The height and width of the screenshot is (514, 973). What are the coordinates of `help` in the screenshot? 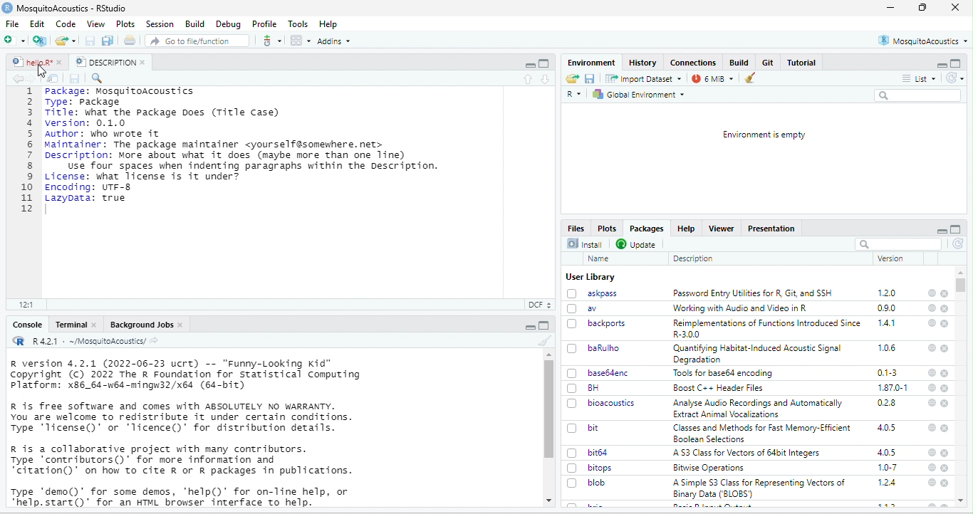 It's located at (932, 293).